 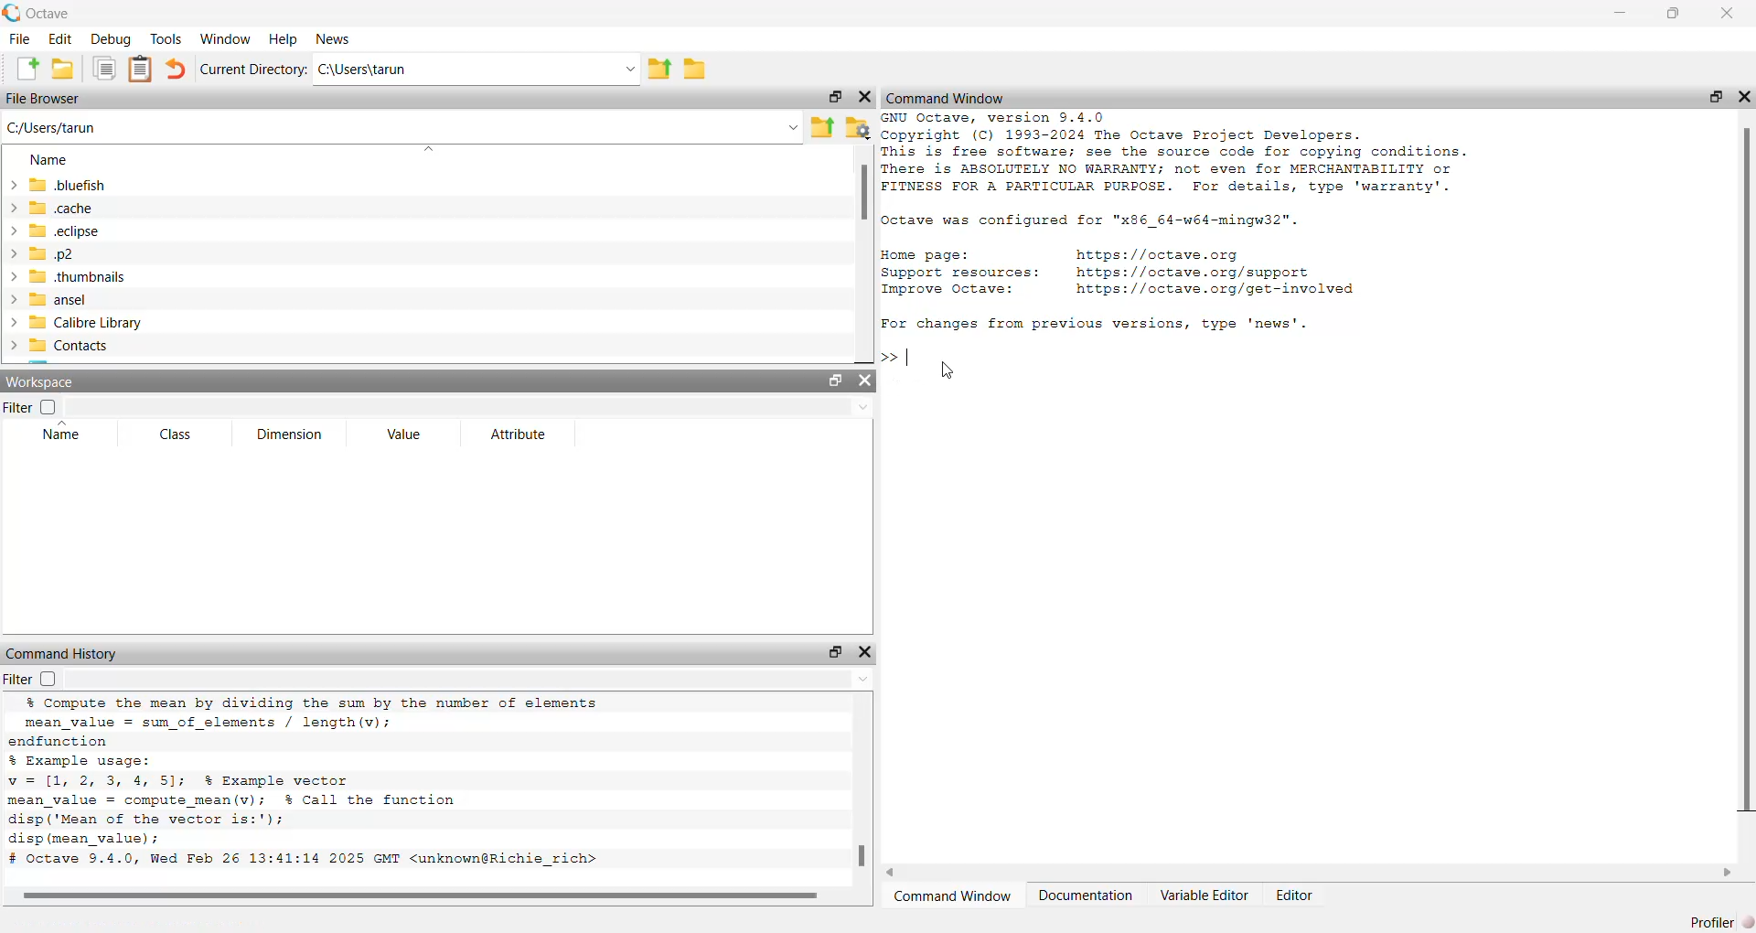 What do you see at coordinates (112, 39) in the screenshot?
I see `debug` at bounding box center [112, 39].